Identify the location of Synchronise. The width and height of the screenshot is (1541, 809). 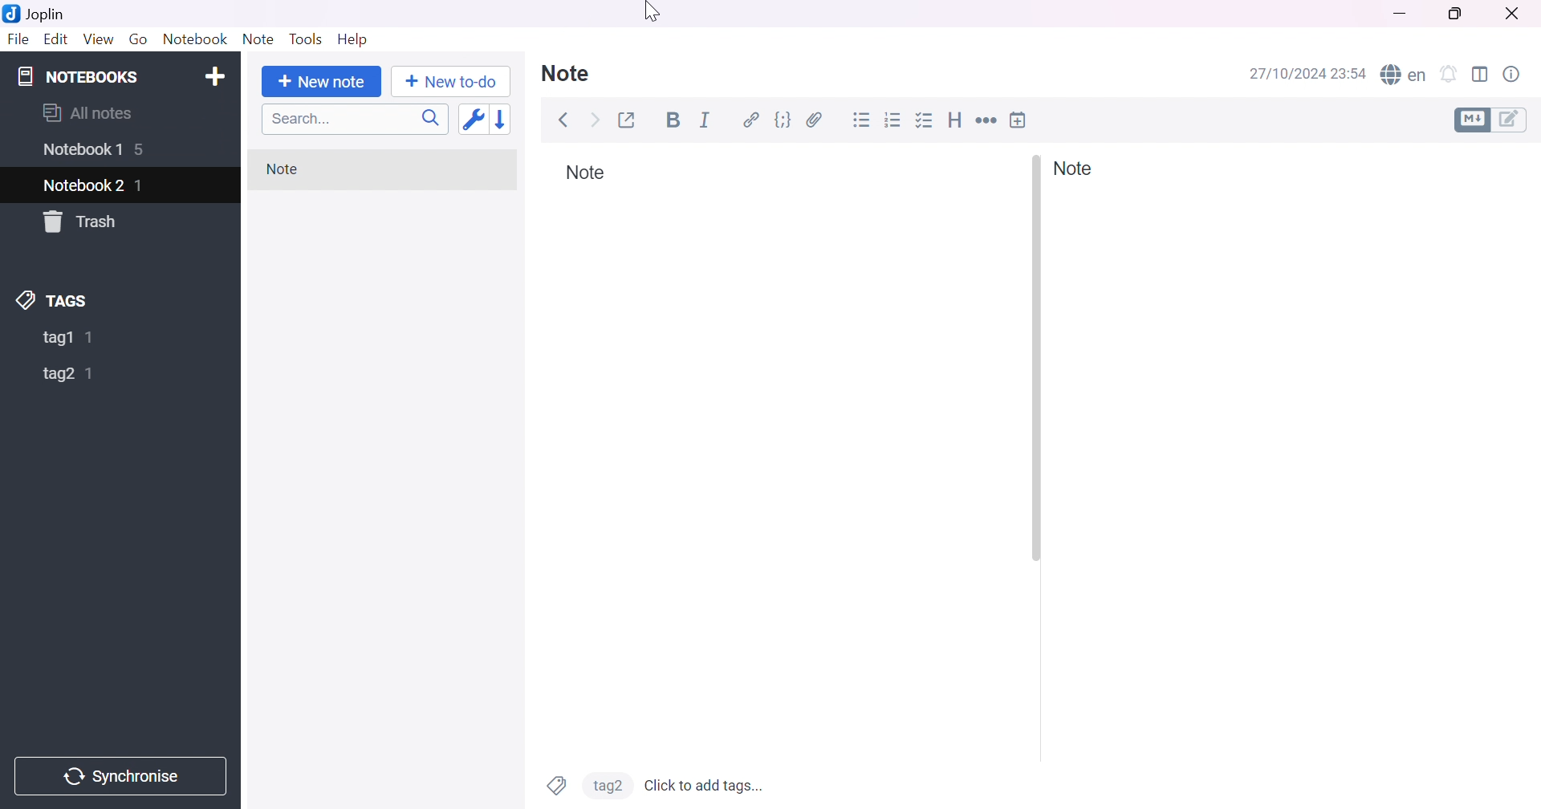
(120, 774).